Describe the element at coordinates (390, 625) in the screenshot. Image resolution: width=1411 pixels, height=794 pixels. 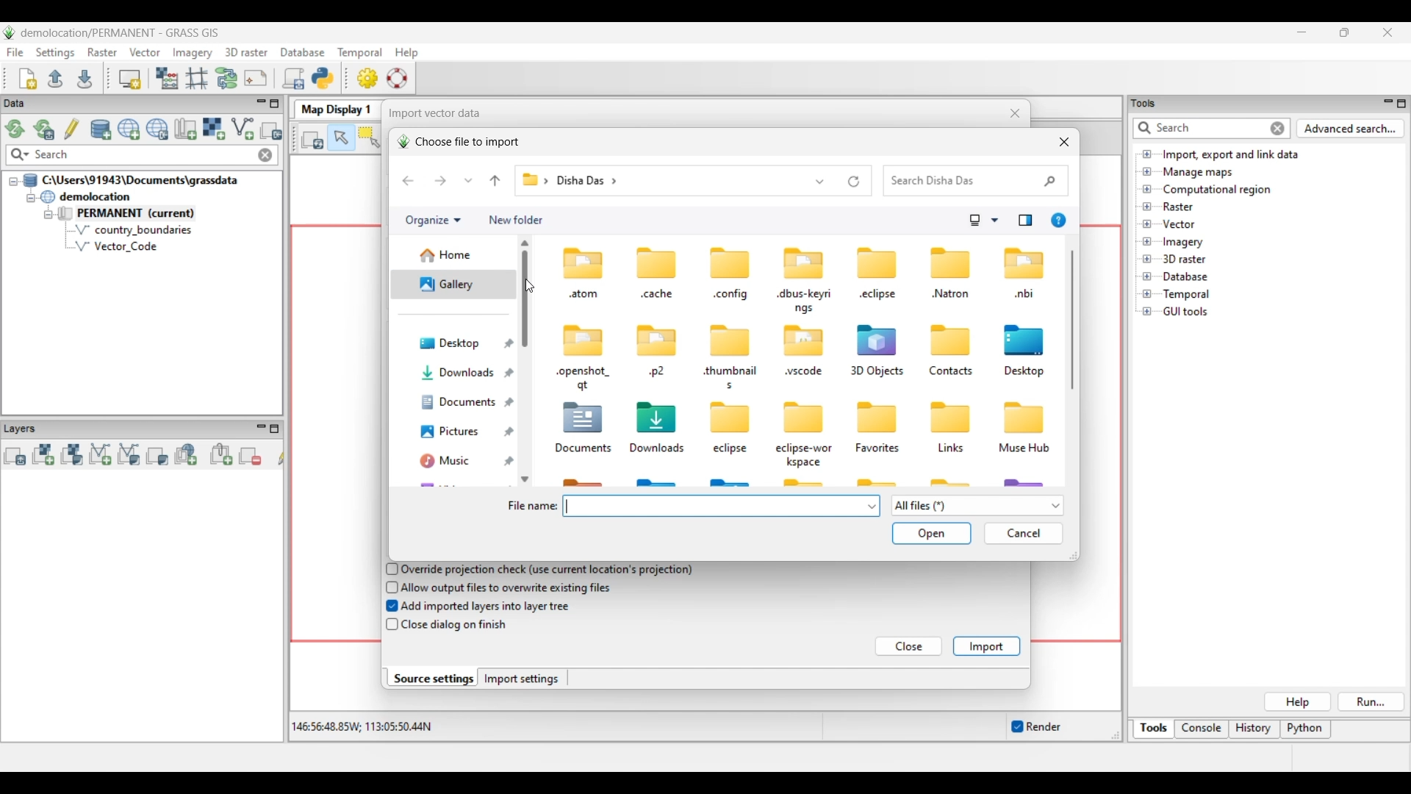
I see `checkbox` at that location.